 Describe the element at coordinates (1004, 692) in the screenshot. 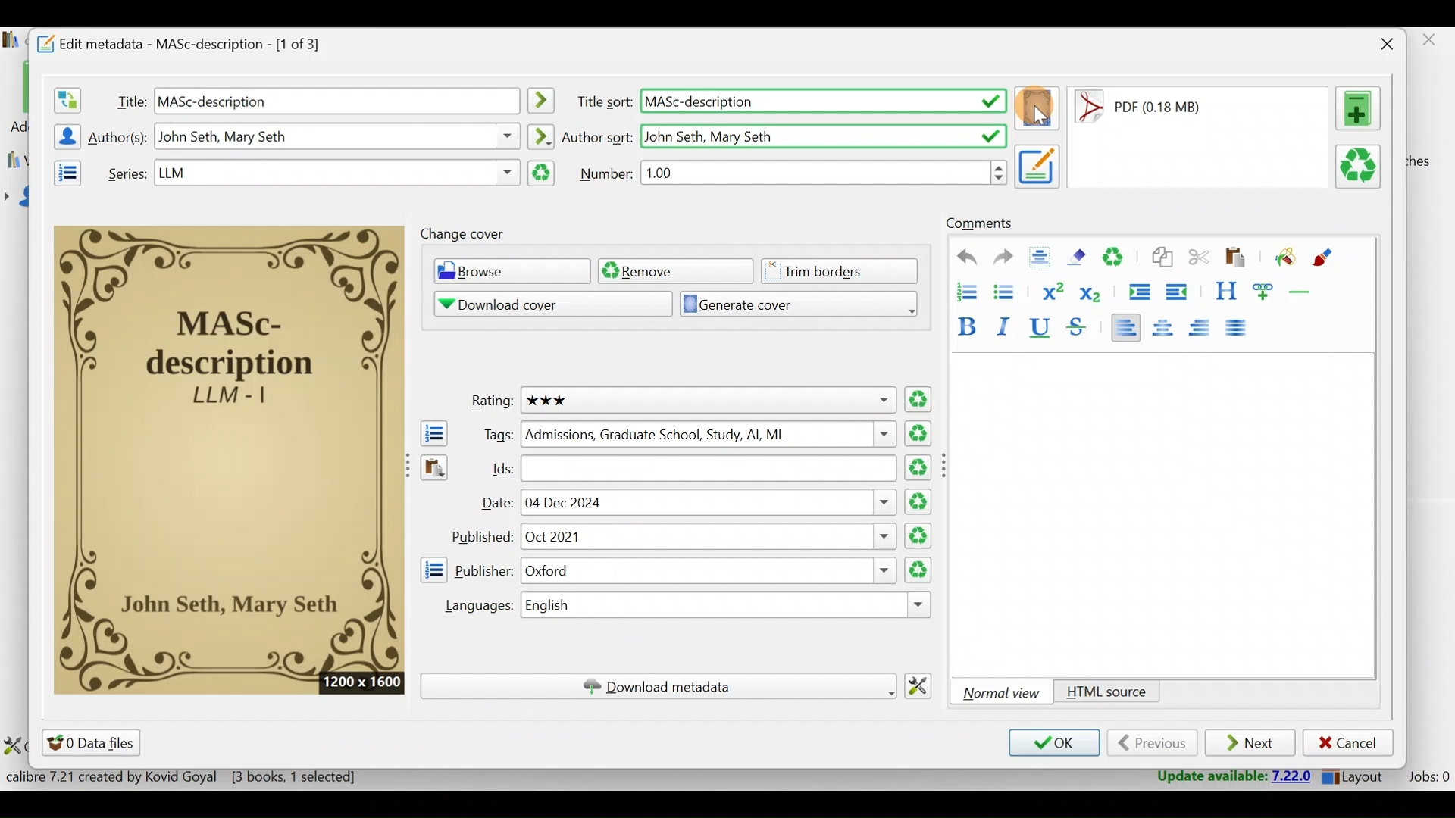

I see `Normal view` at that location.